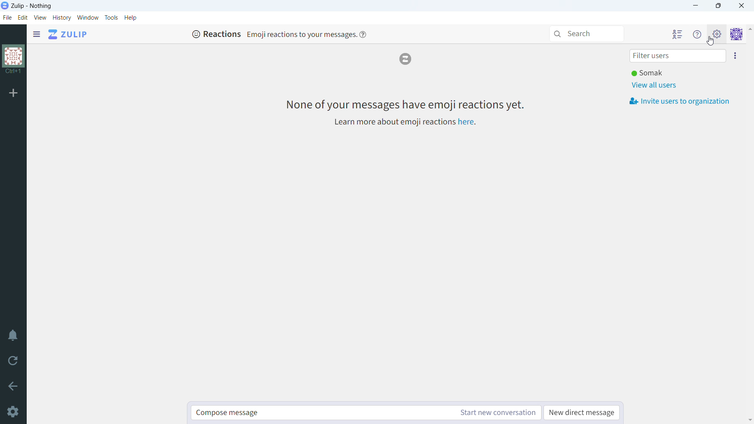 Image resolution: width=754 pixels, height=424 pixels. I want to click on help menu, so click(697, 34).